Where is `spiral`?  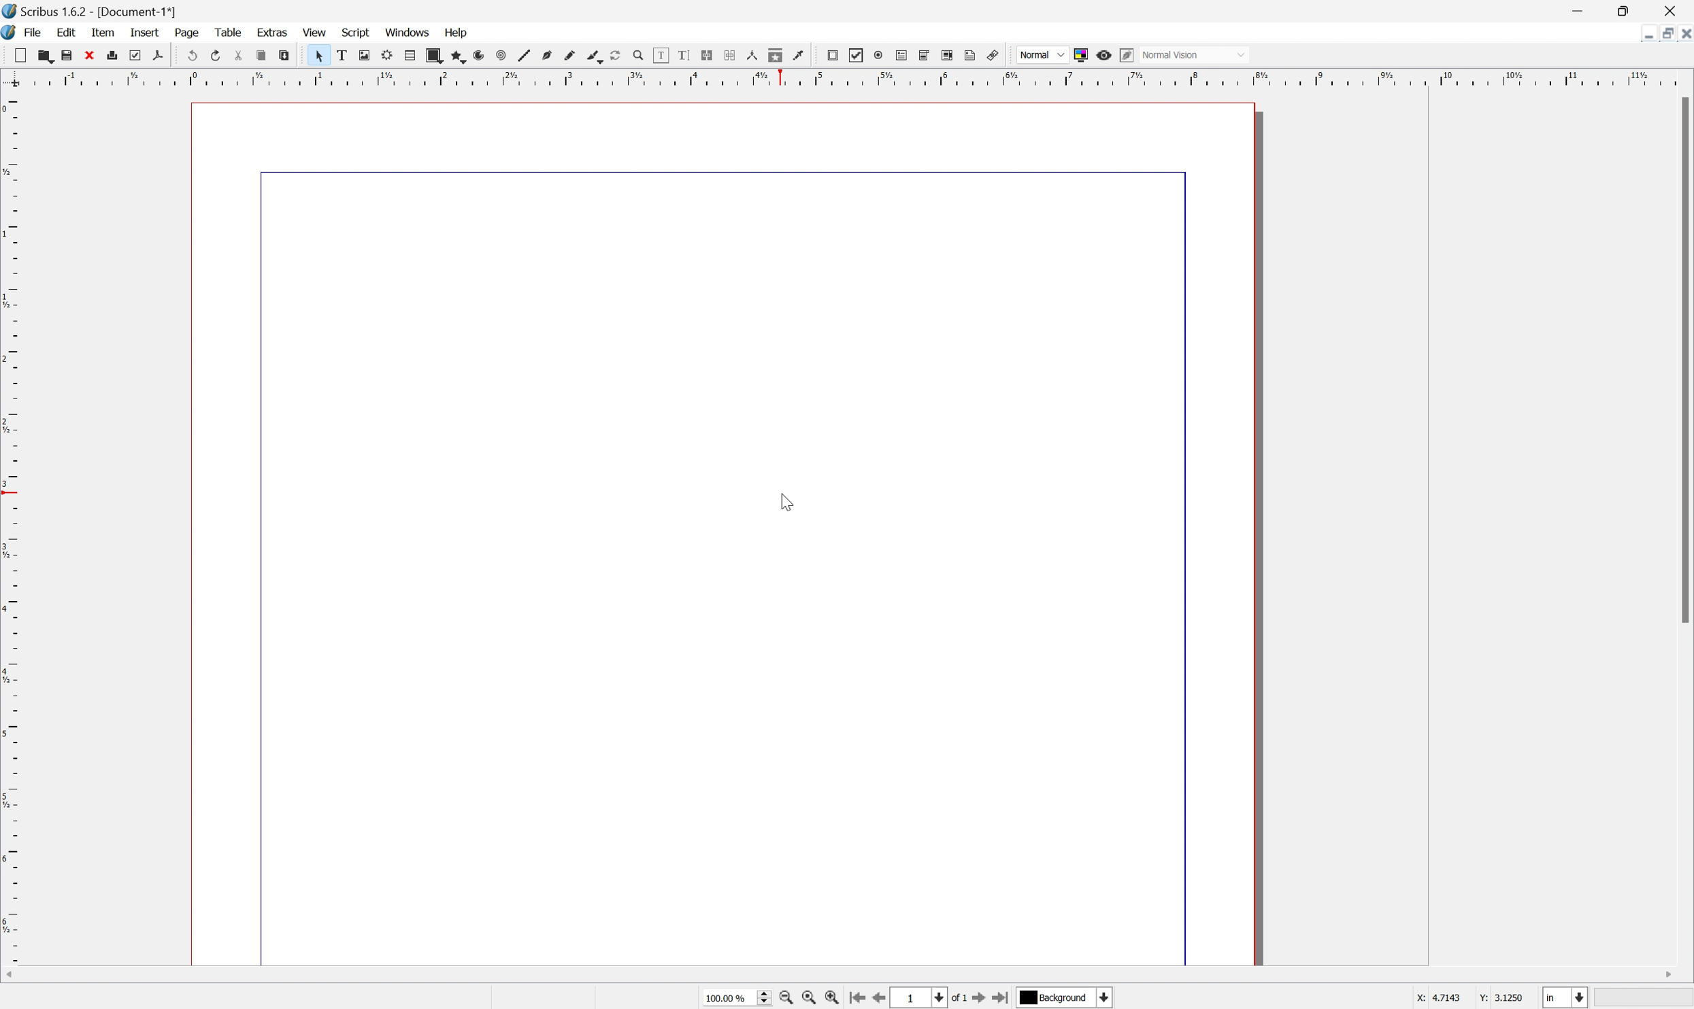
spiral is located at coordinates (497, 56).